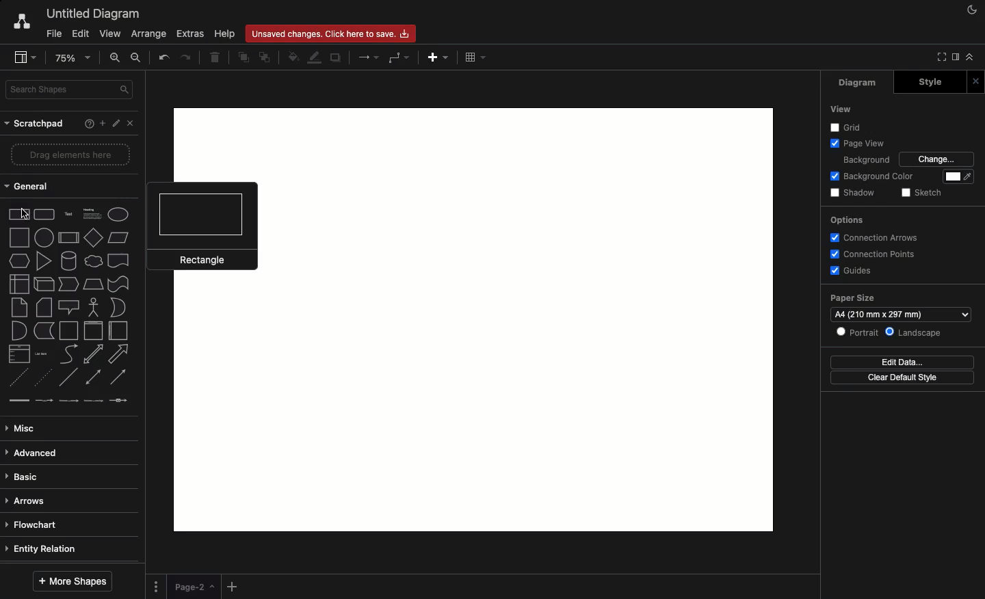 The width and height of the screenshot is (985, 599). Describe the element at coordinates (44, 237) in the screenshot. I see `circle` at that location.